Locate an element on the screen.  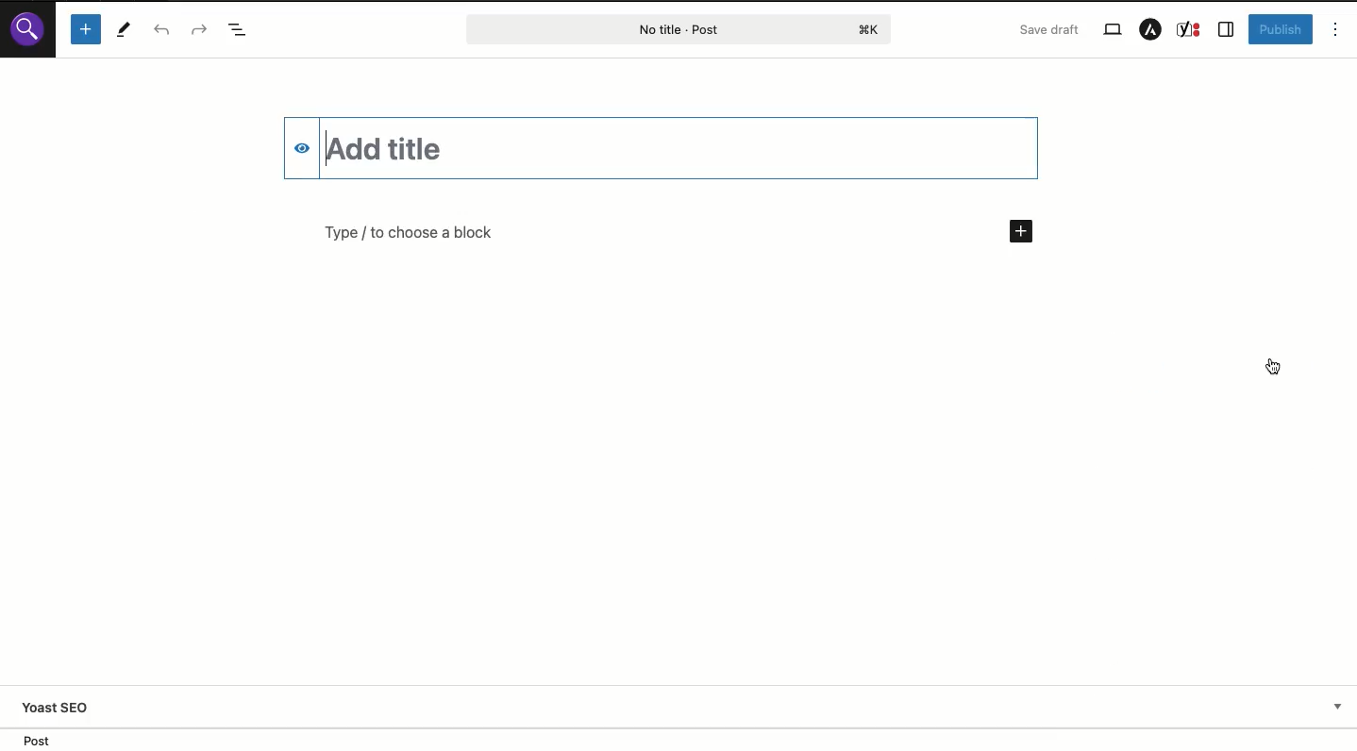
Publish is located at coordinates (1279, 29).